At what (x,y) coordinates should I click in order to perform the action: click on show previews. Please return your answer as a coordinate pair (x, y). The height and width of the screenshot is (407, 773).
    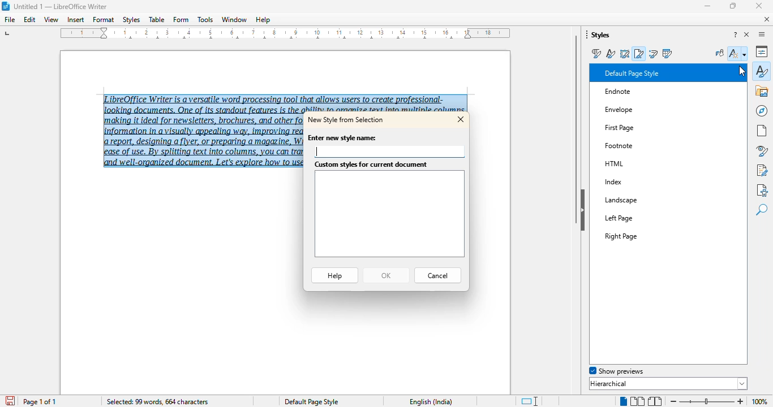
    Looking at the image, I should click on (615, 371).